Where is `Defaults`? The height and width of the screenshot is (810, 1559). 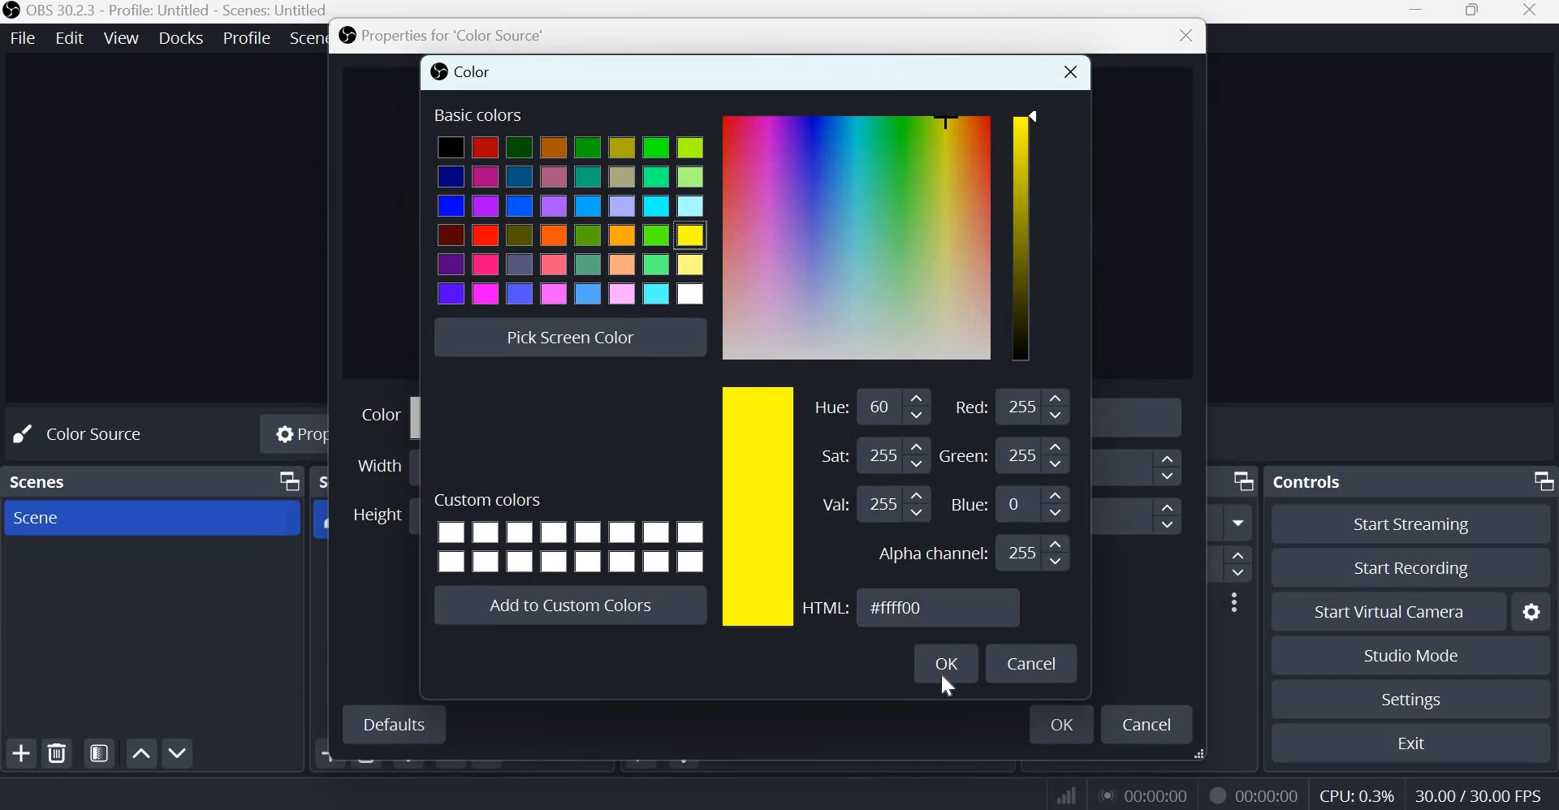
Defaults is located at coordinates (395, 722).